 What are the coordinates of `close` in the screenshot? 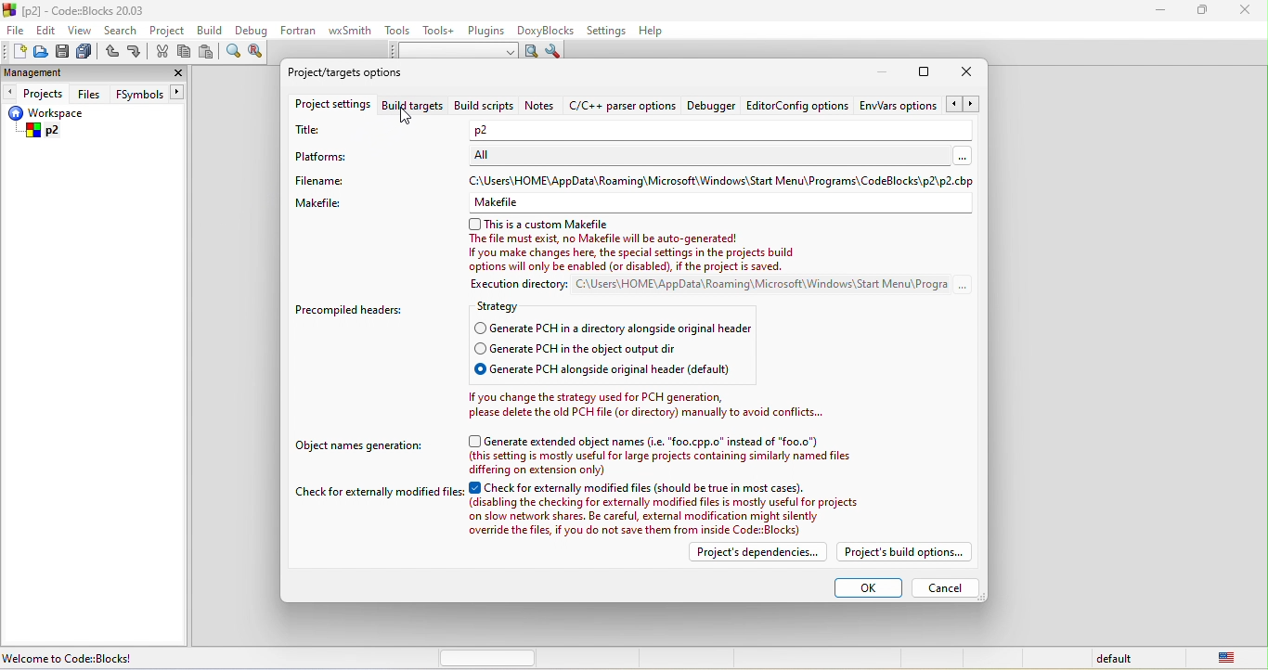 It's located at (969, 74).